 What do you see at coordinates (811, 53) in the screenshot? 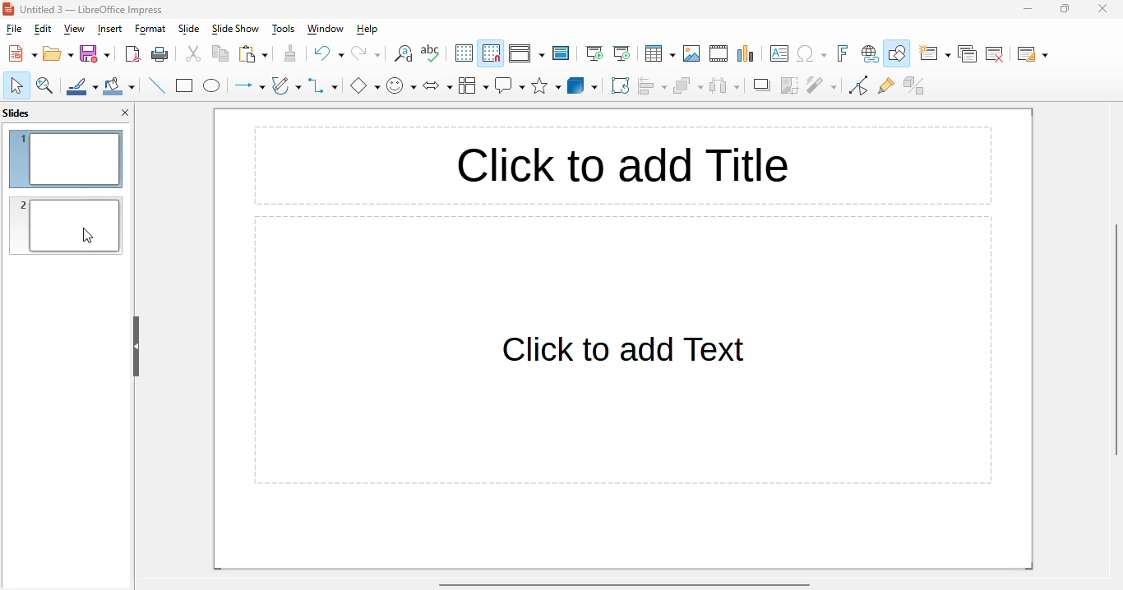
I see `insert special characters` at bounding box center [811, 53].